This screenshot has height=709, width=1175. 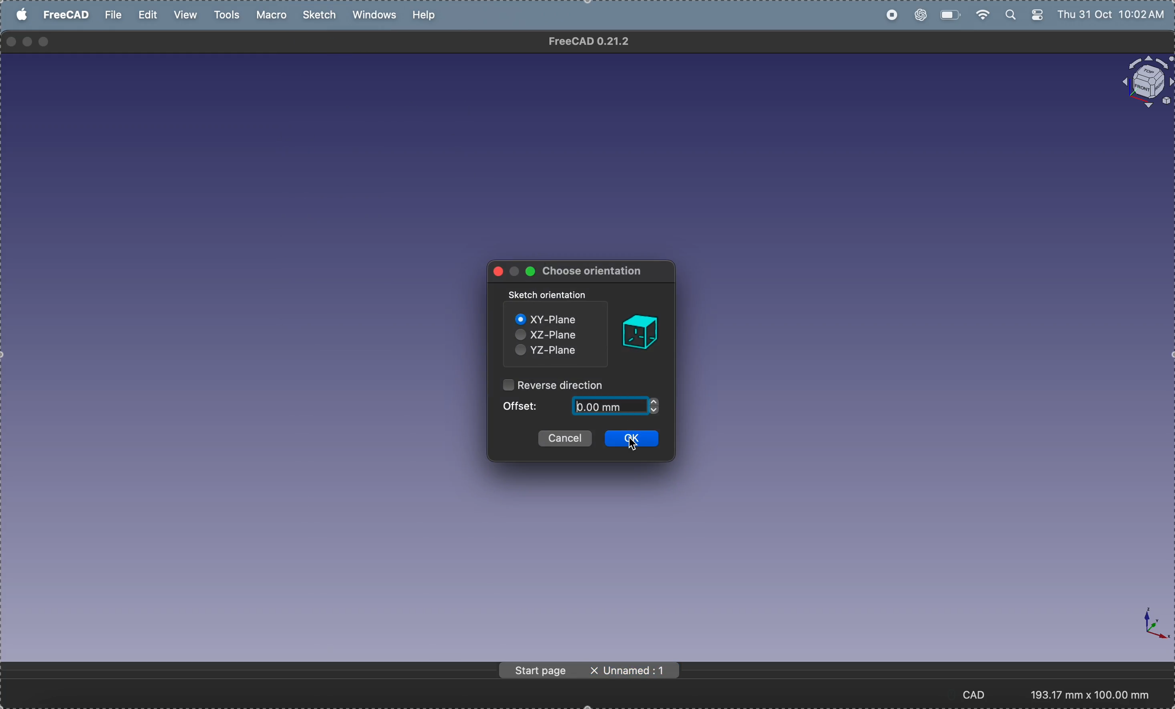 I want to click on close file, so click(x=594, y=671).